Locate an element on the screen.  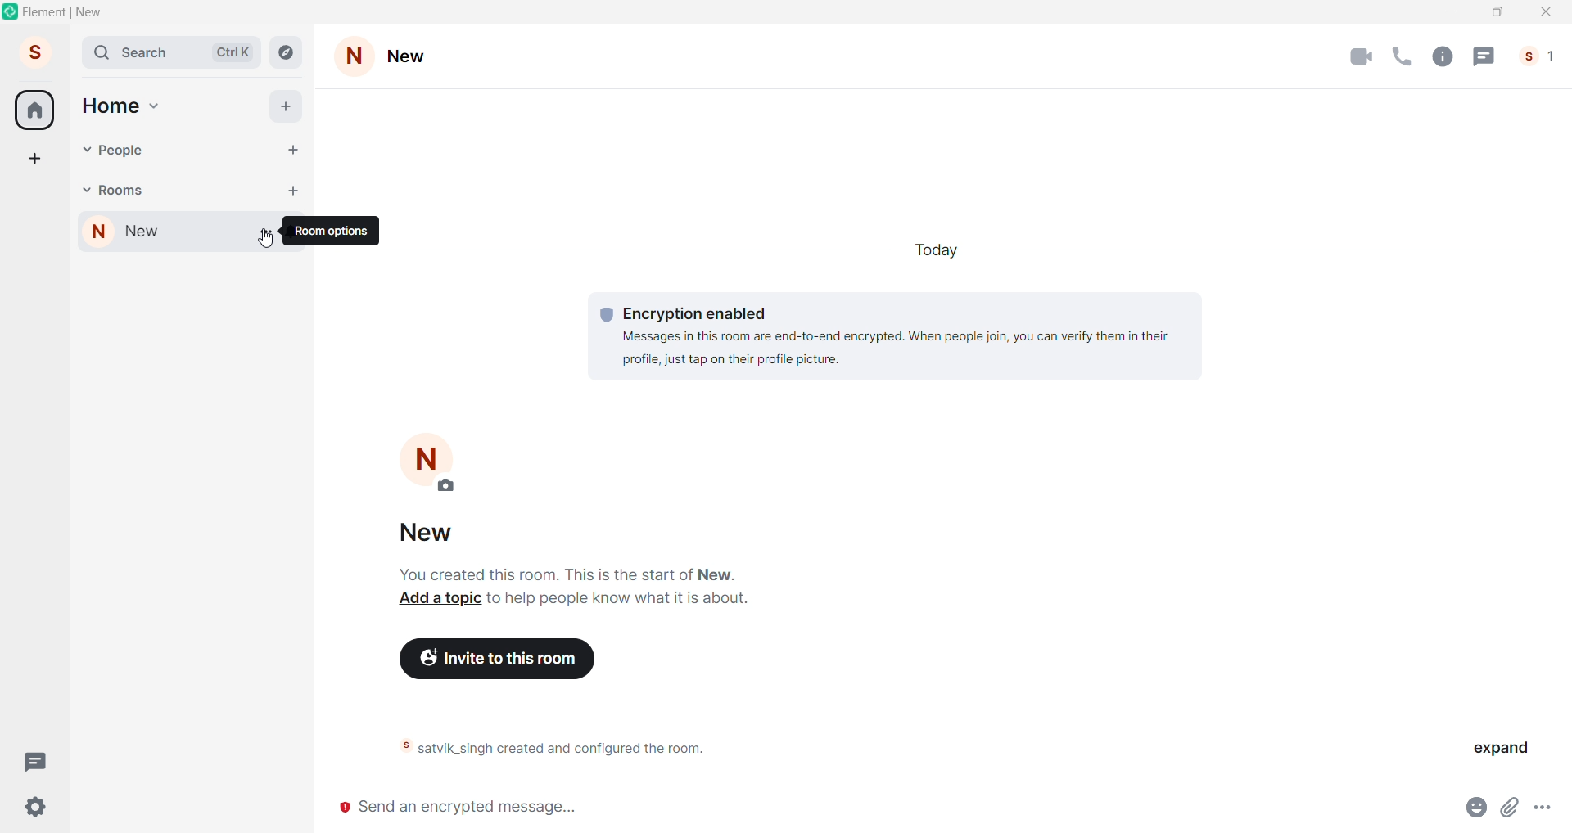
Account is located at coordinates (34, 50).